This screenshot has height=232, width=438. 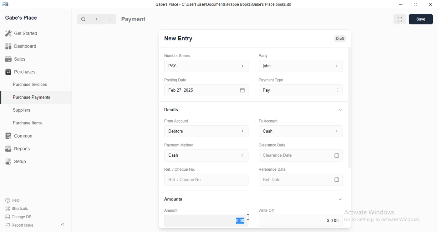 What do you see at coordinates (15, 59) in the screenshot?
I see `Sales` at bounding box center [15, 59].